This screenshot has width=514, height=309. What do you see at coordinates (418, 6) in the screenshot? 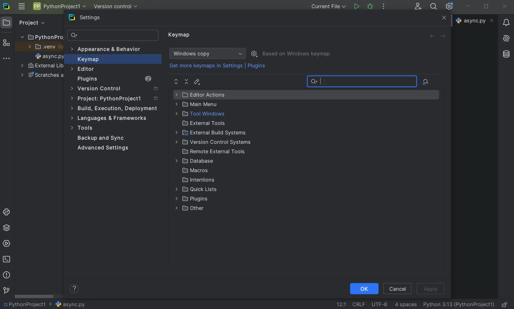
I see `code with me` at bounding box center [418, 6].